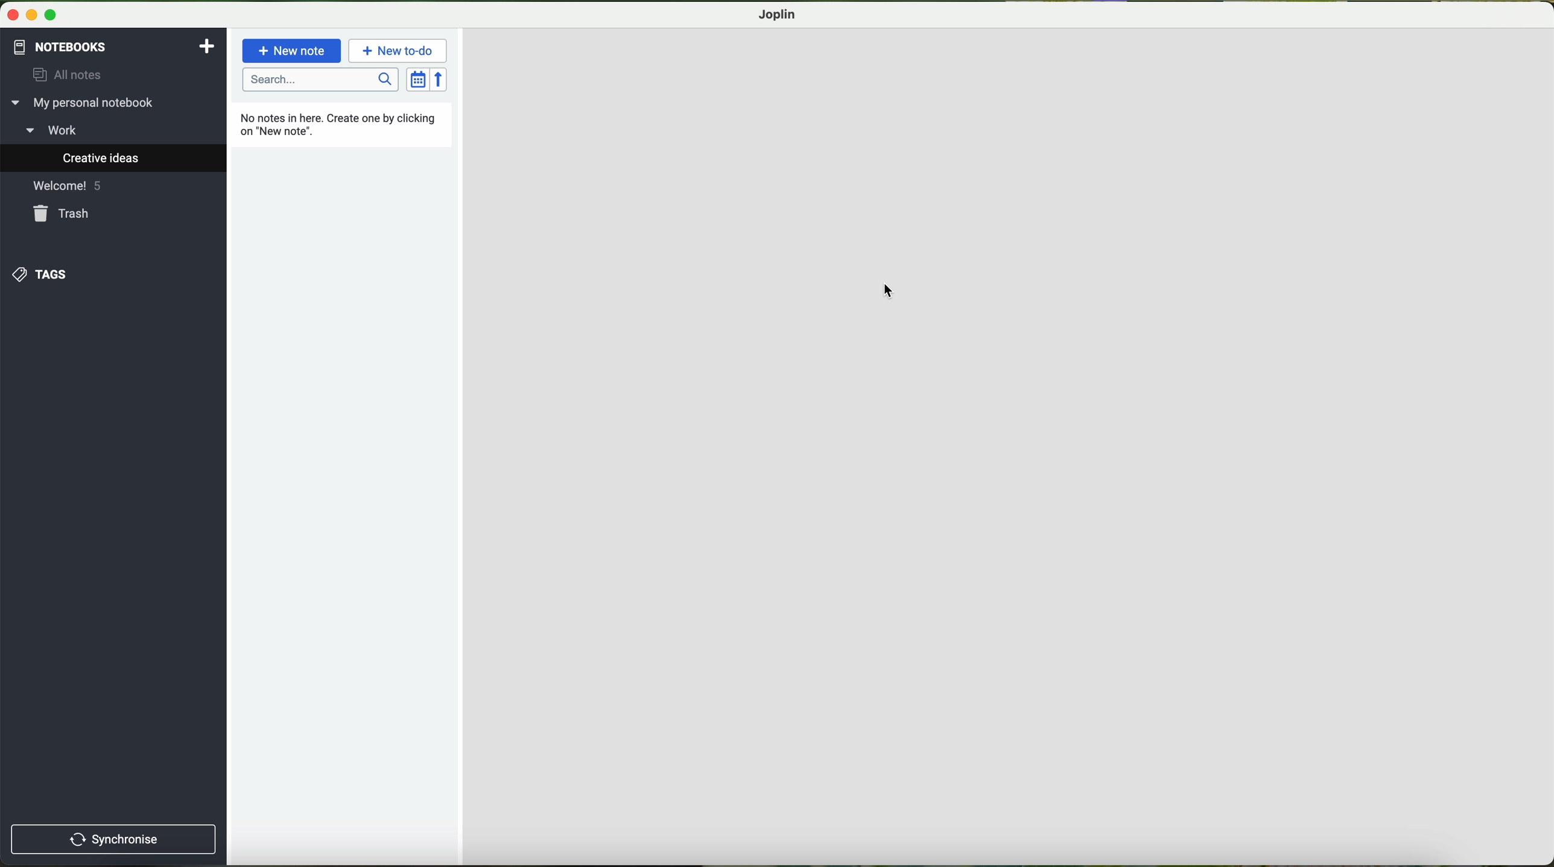 The height and width of the screenshot is (867, 1554). What do you see at coordinates (341, 124) in the screenshot?
I see `no notes in here. create one by clicking new note` at bounding box center [341, 124].